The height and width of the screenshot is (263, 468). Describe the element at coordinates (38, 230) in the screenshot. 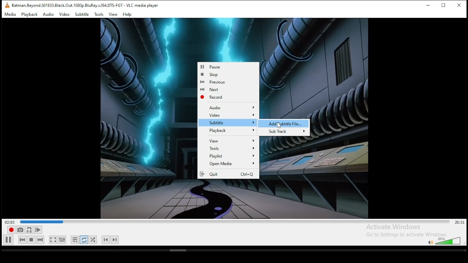

I see `frame by frame` at that location.